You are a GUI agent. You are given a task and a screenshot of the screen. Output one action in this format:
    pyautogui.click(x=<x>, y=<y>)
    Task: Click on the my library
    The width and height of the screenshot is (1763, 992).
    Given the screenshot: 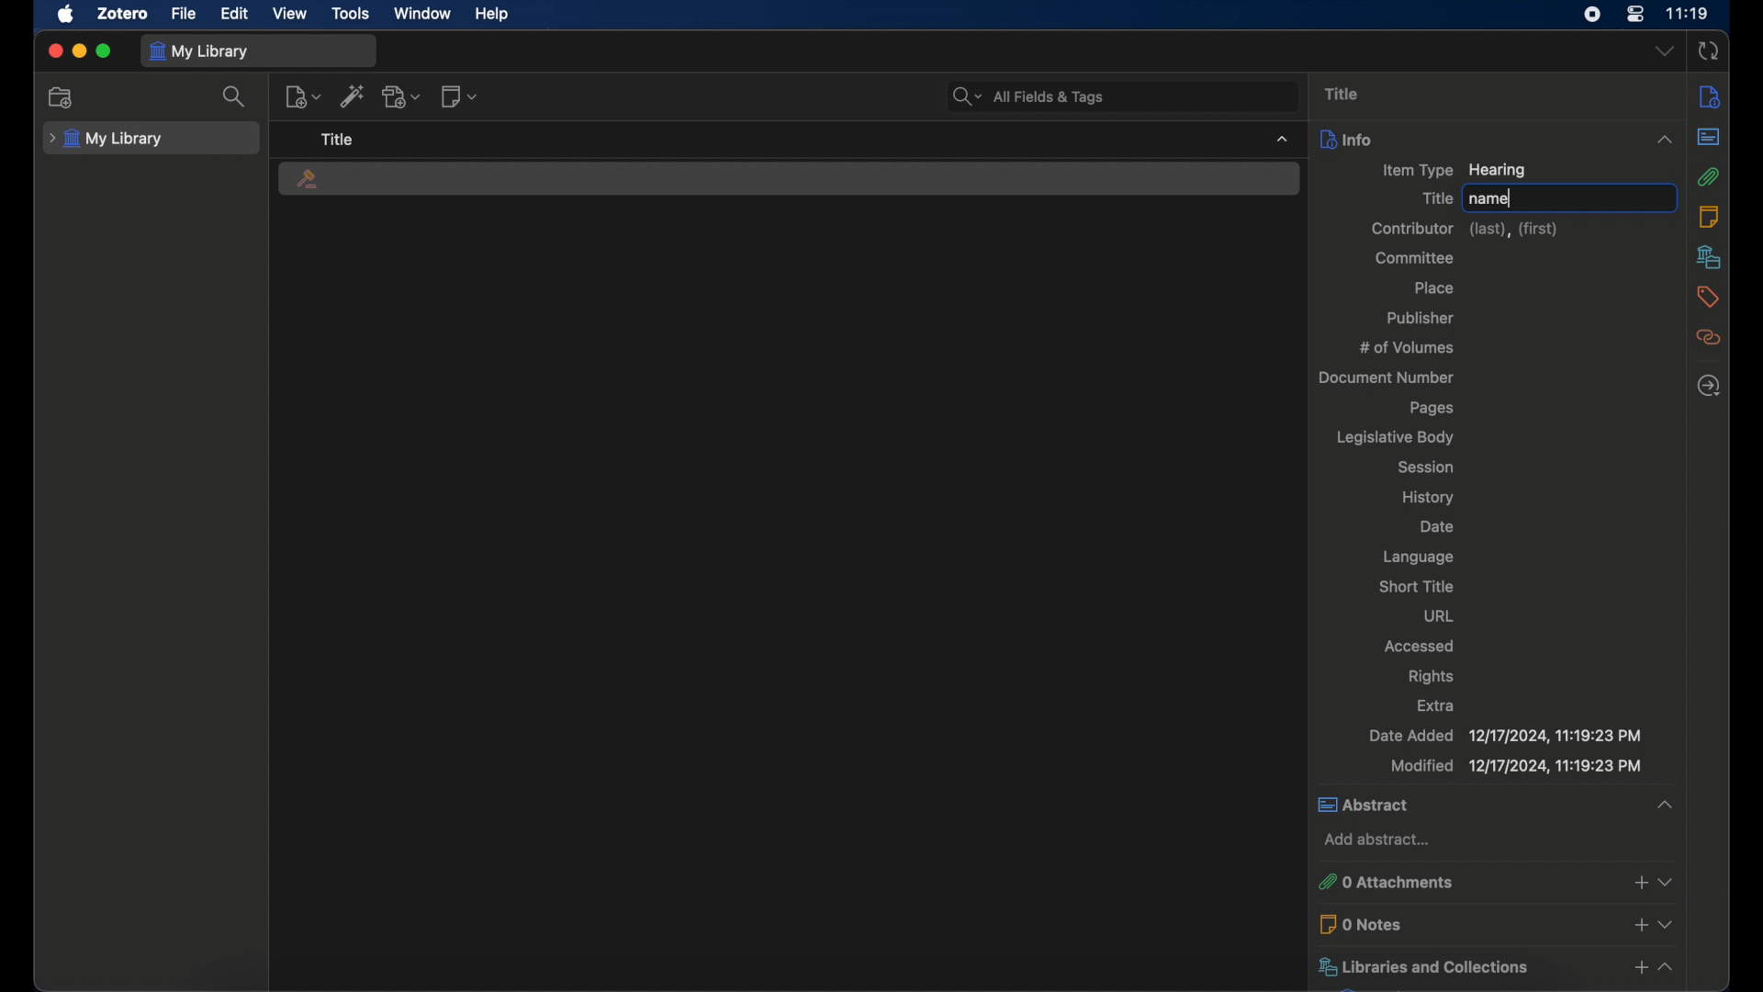 What is the action you would take?
    pyautogui.click(x=106, y=139)
    